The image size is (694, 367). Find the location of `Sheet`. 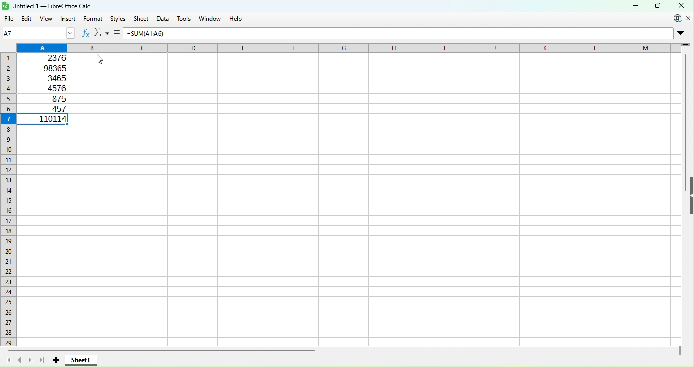

Sheet is located at coordinates (142, 20).